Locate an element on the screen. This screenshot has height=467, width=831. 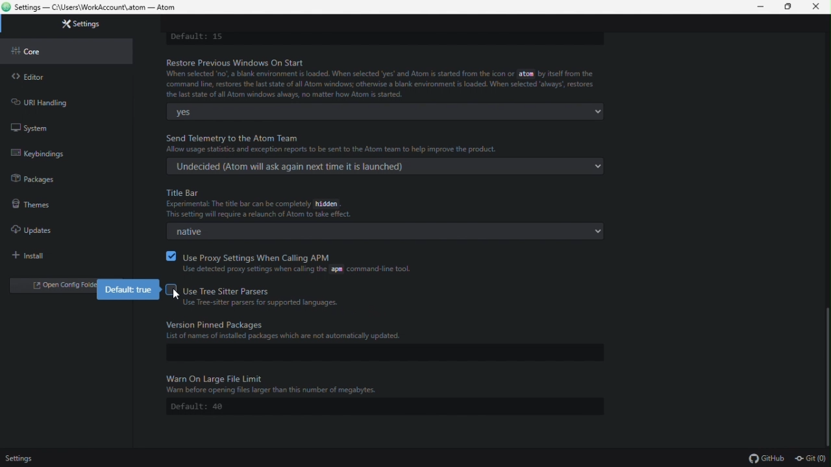
checkbox is located at coordinates (169, 256).